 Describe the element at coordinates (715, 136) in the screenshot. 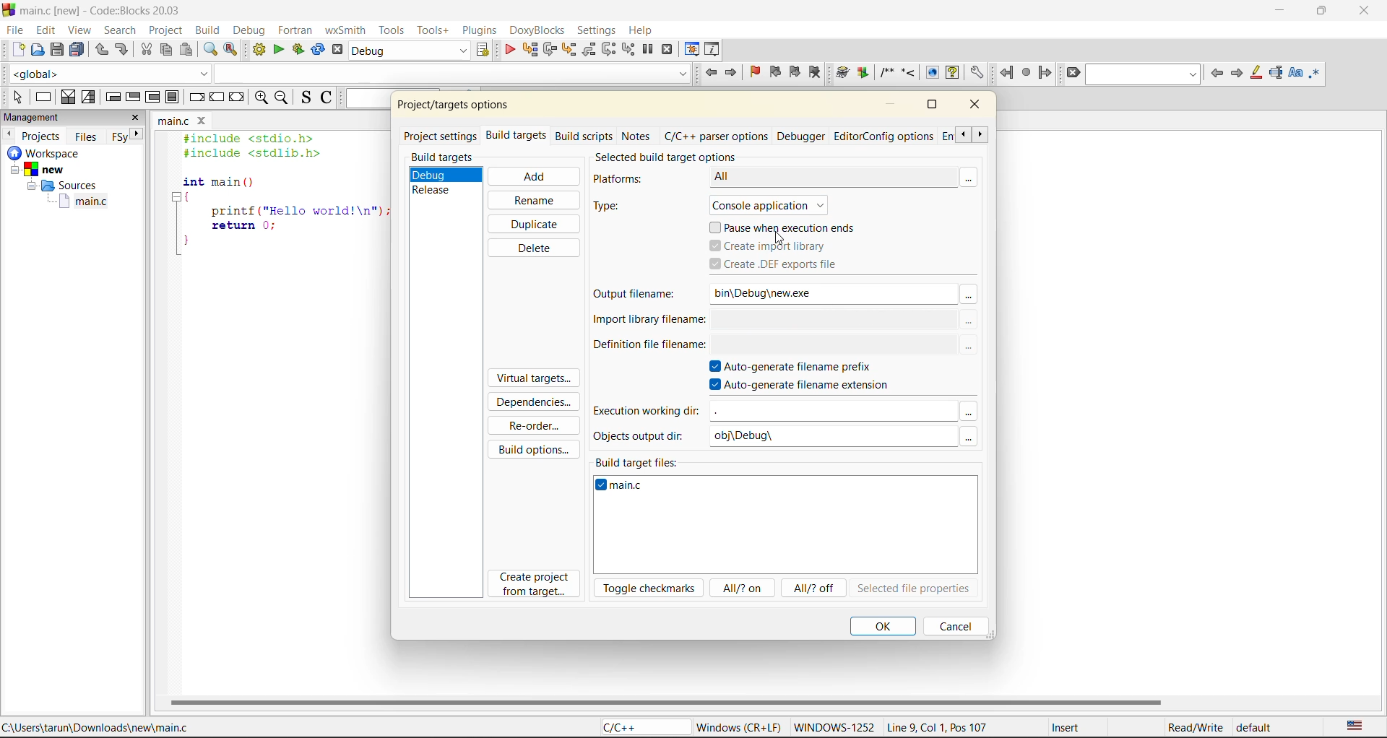

I see `c/c++ parser options` at that location.